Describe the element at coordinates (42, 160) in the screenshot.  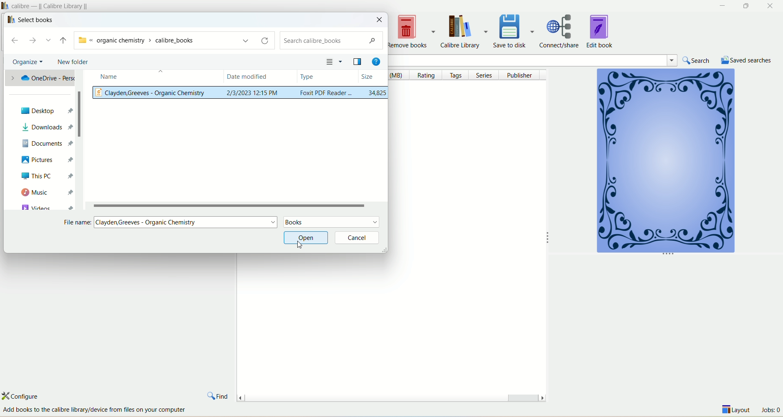
I see `pictures` at that location.